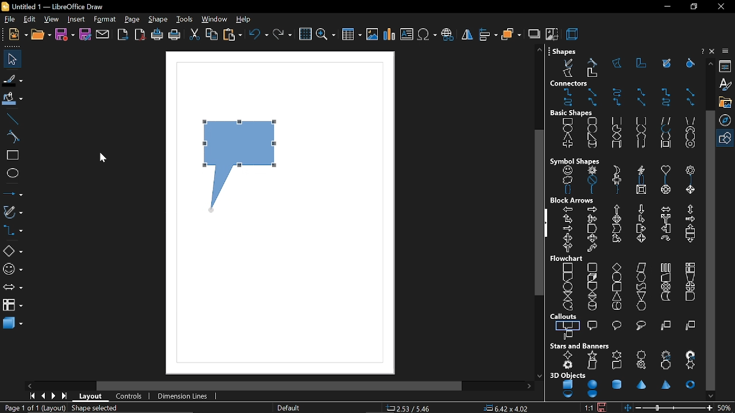  Describe the element at coordinates (617, 128) in the screenshot. I see `circle pie` at that location.